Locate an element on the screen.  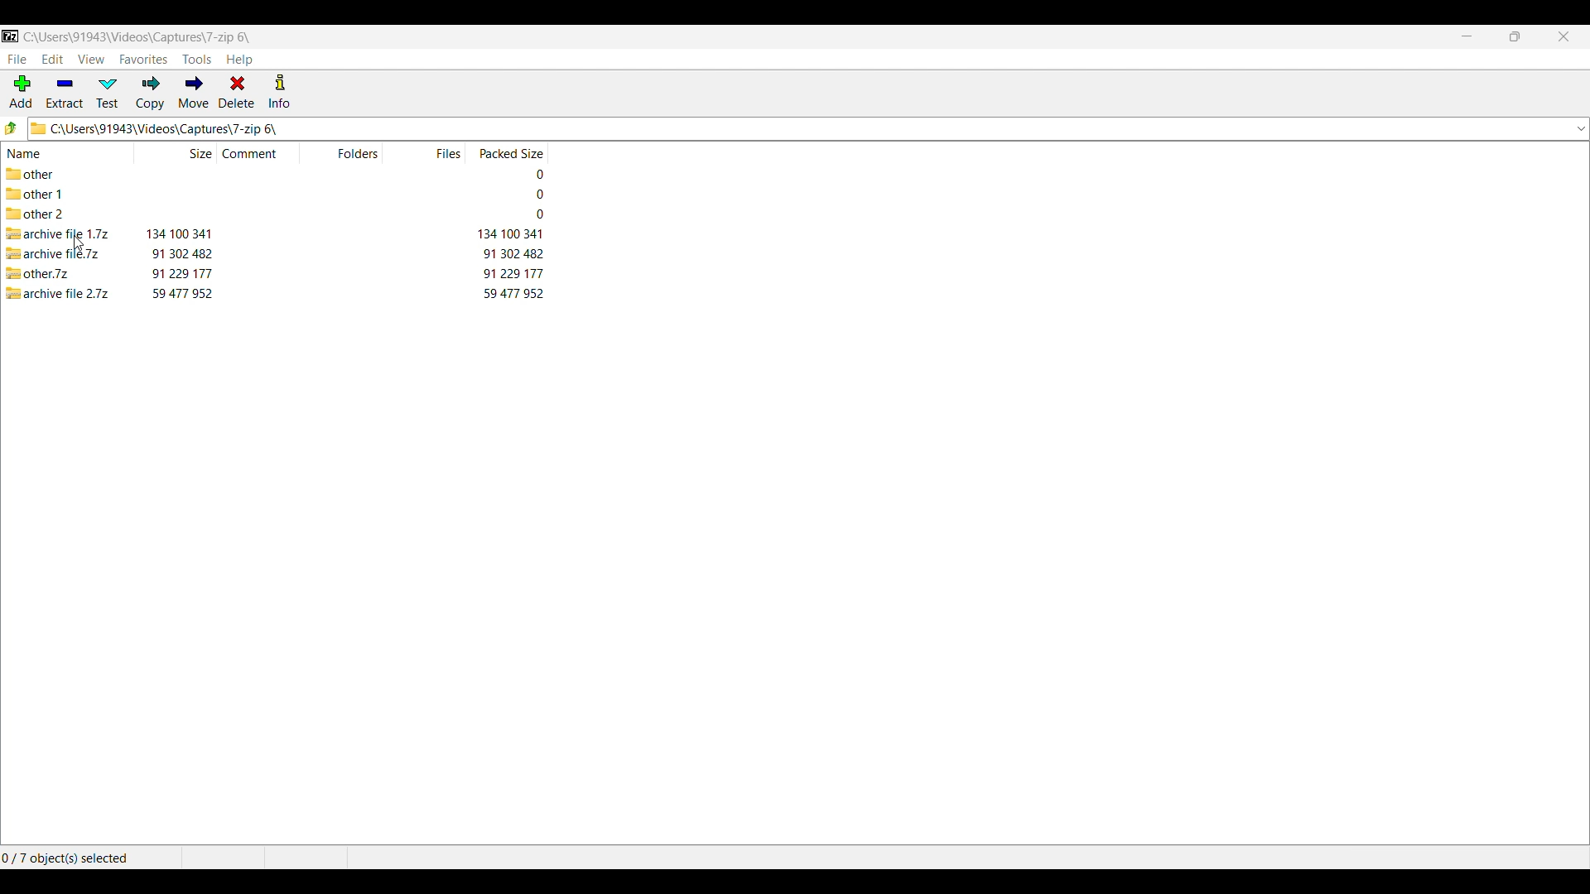
File  is located at coordinates (17, 60).